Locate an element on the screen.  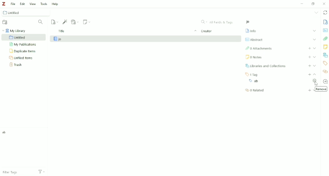
Remove is located at coordinates (321, 89).